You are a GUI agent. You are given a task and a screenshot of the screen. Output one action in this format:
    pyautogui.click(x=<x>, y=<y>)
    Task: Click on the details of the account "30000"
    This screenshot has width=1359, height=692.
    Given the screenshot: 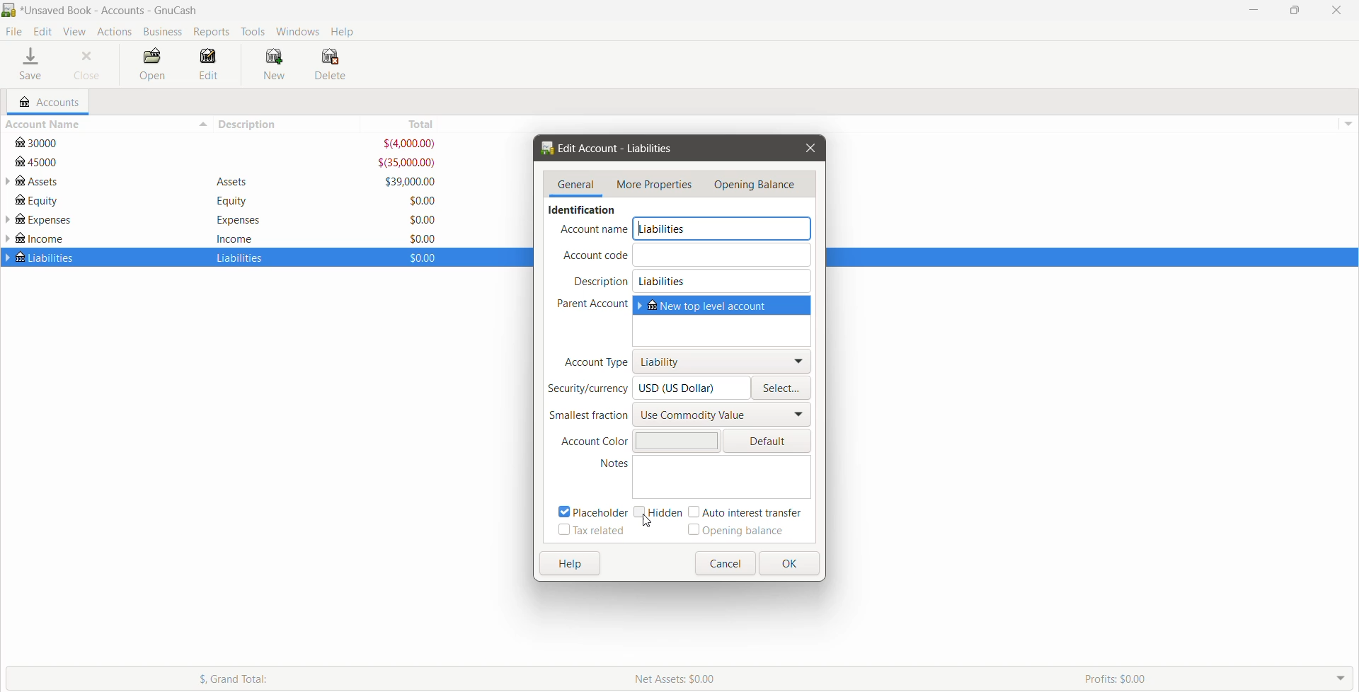 What is the action you would take?
    pyautogui.click(x=228, y=144)
    